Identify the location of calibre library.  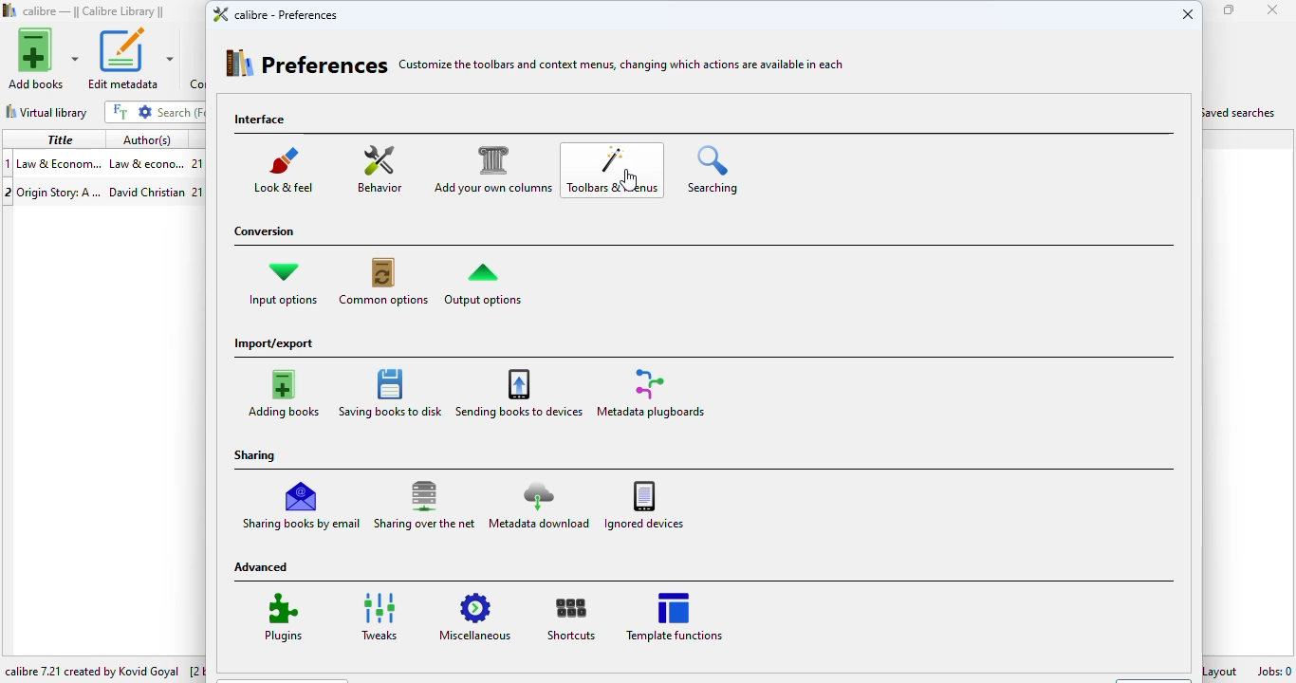
(95, 11).